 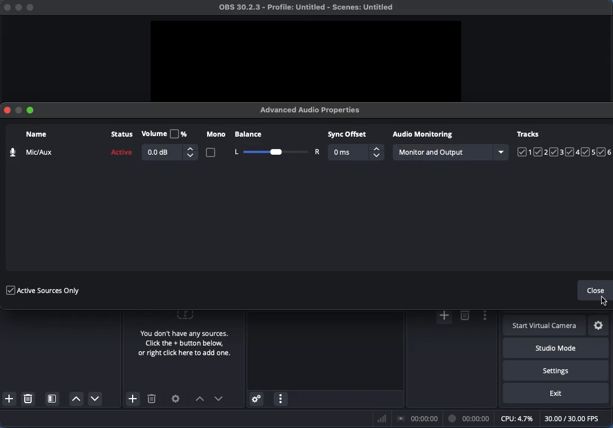 What do you see at coordinates (603, 300) in the screenshot?
I see `cursor` at bounding box center [603, 300].